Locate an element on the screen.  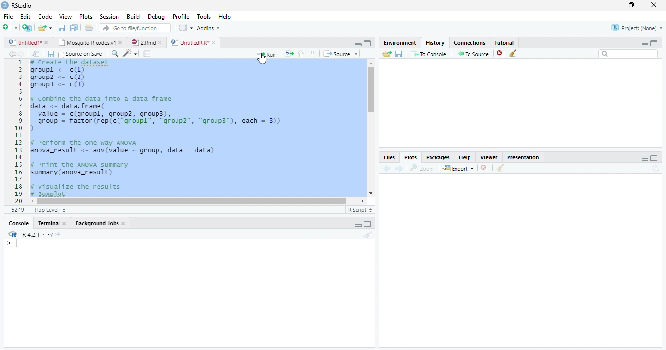
Mosquito R codes is located at coordinates (90, 42).